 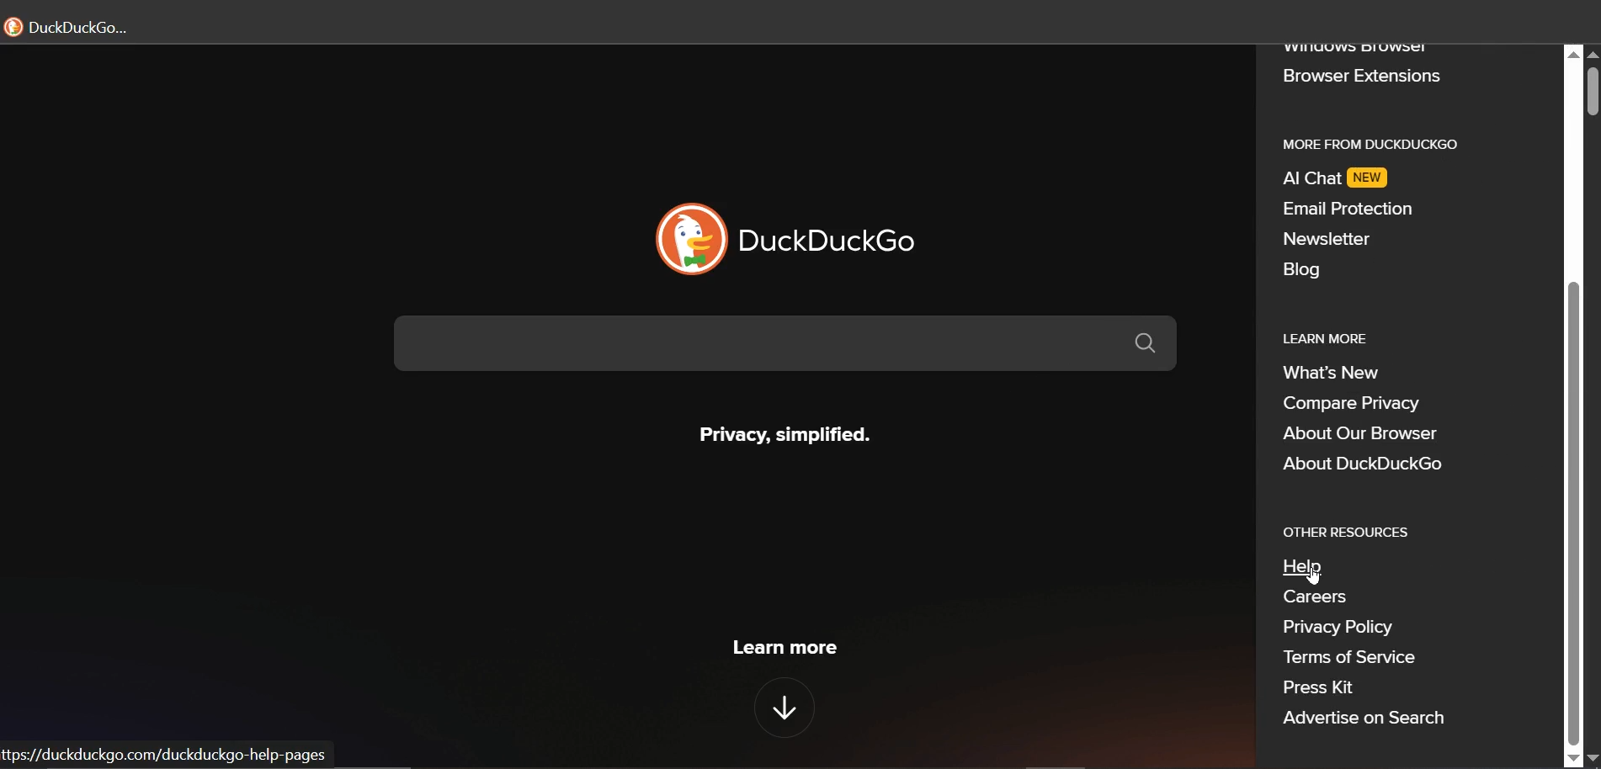 I want to click on scroll bar, so click(x=1574, y=512).